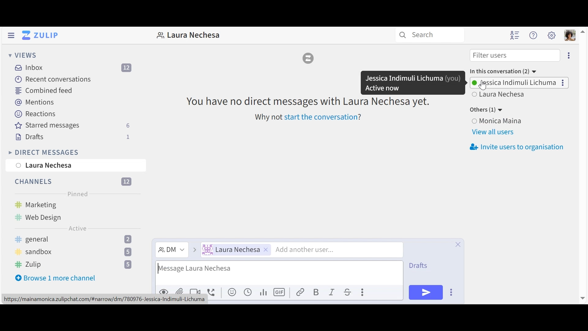 The image size is (588, 331). I want to click on Pinned, so click(78, 193).